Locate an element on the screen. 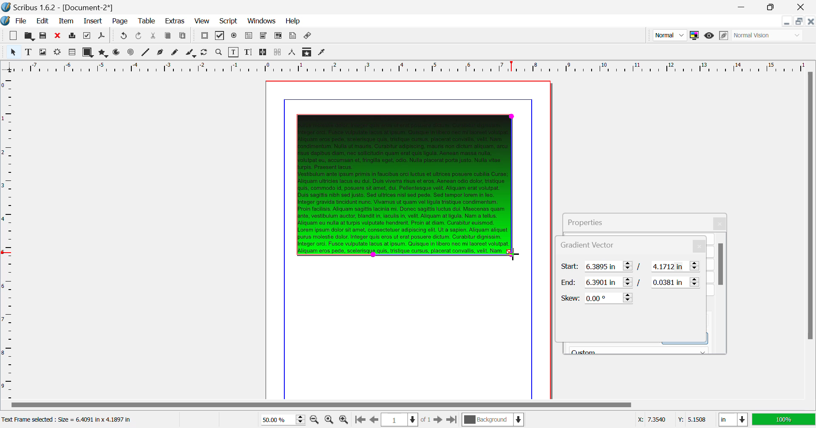 This screenshot has height=428, width=816. First Page is located at coordinates (359, 420).